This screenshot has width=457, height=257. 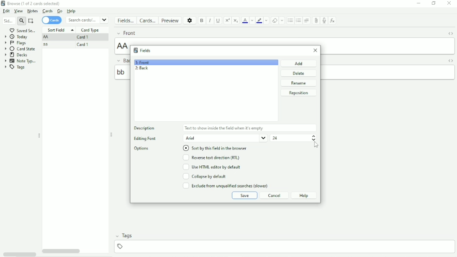 I want to click on Decks, so click(x=18, y=55).